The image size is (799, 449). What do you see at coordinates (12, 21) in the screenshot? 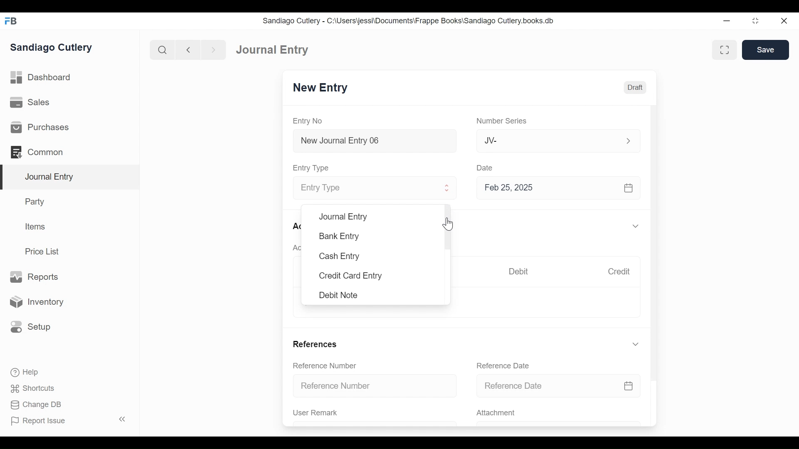
I see `Frappe Books Desktop icon` at bounding box center [12, 21].